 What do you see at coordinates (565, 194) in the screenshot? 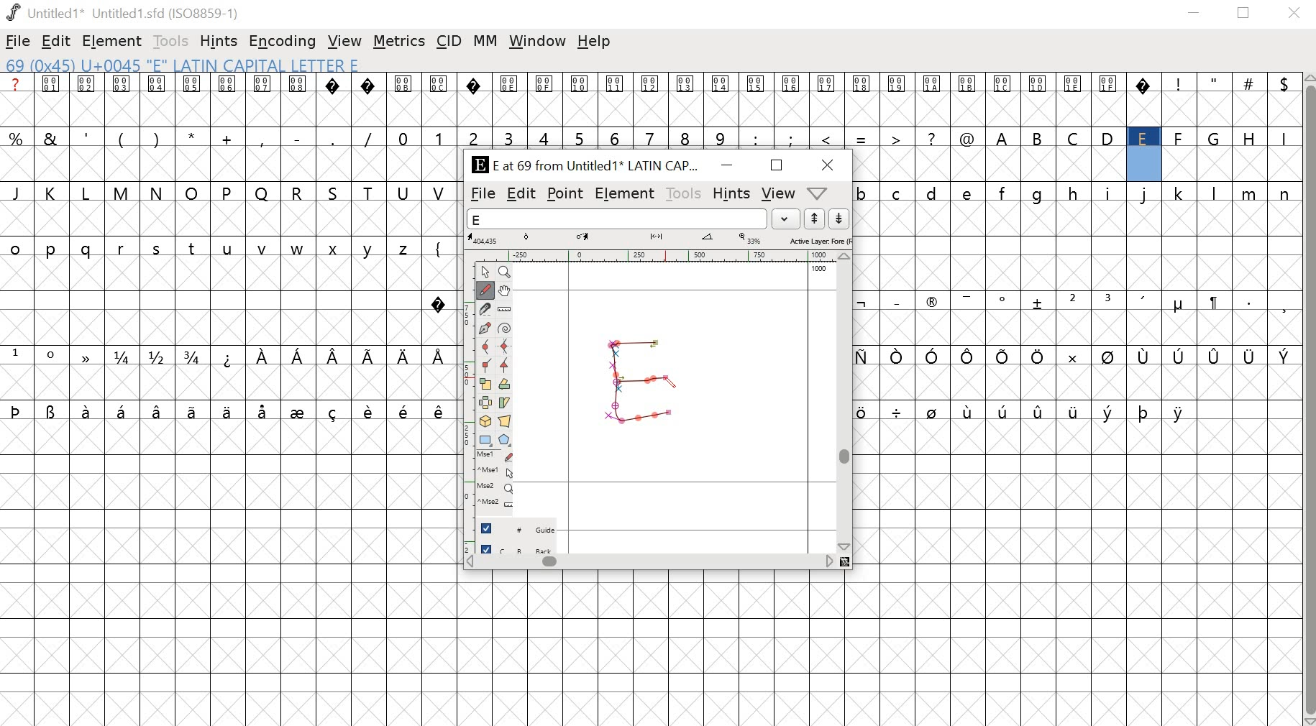
I see `point` at bounding box center [565, 194].